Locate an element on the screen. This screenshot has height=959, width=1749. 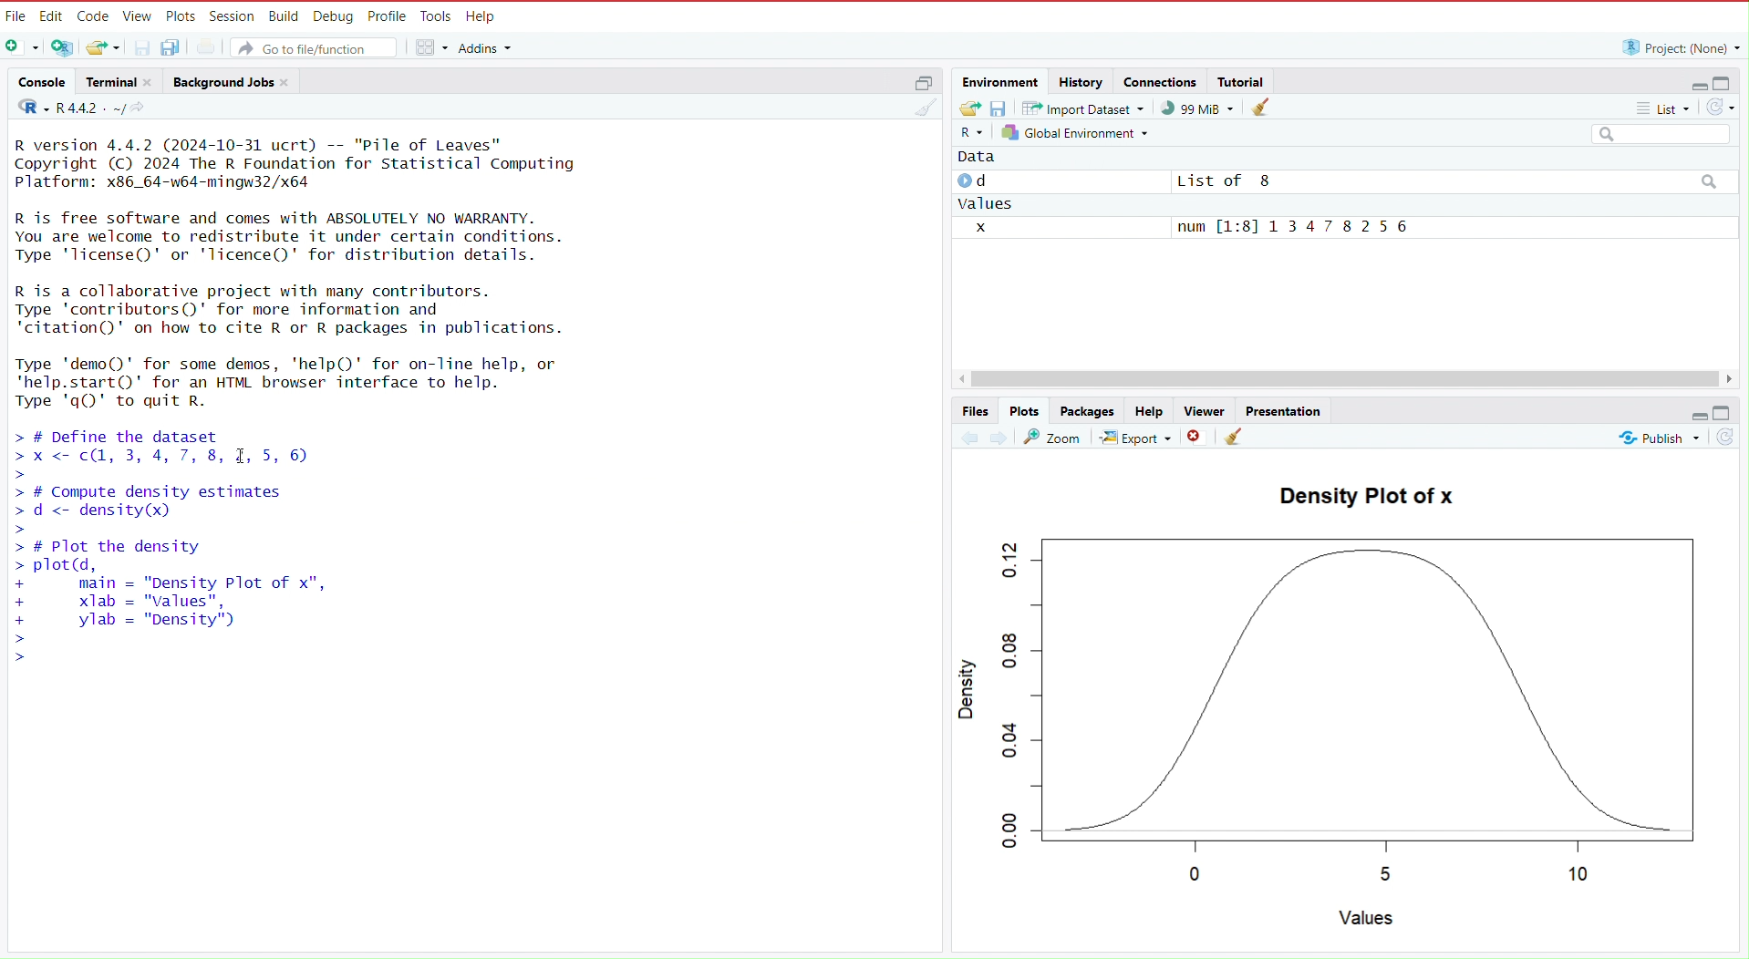
edit is located at coordinates (53, 15).